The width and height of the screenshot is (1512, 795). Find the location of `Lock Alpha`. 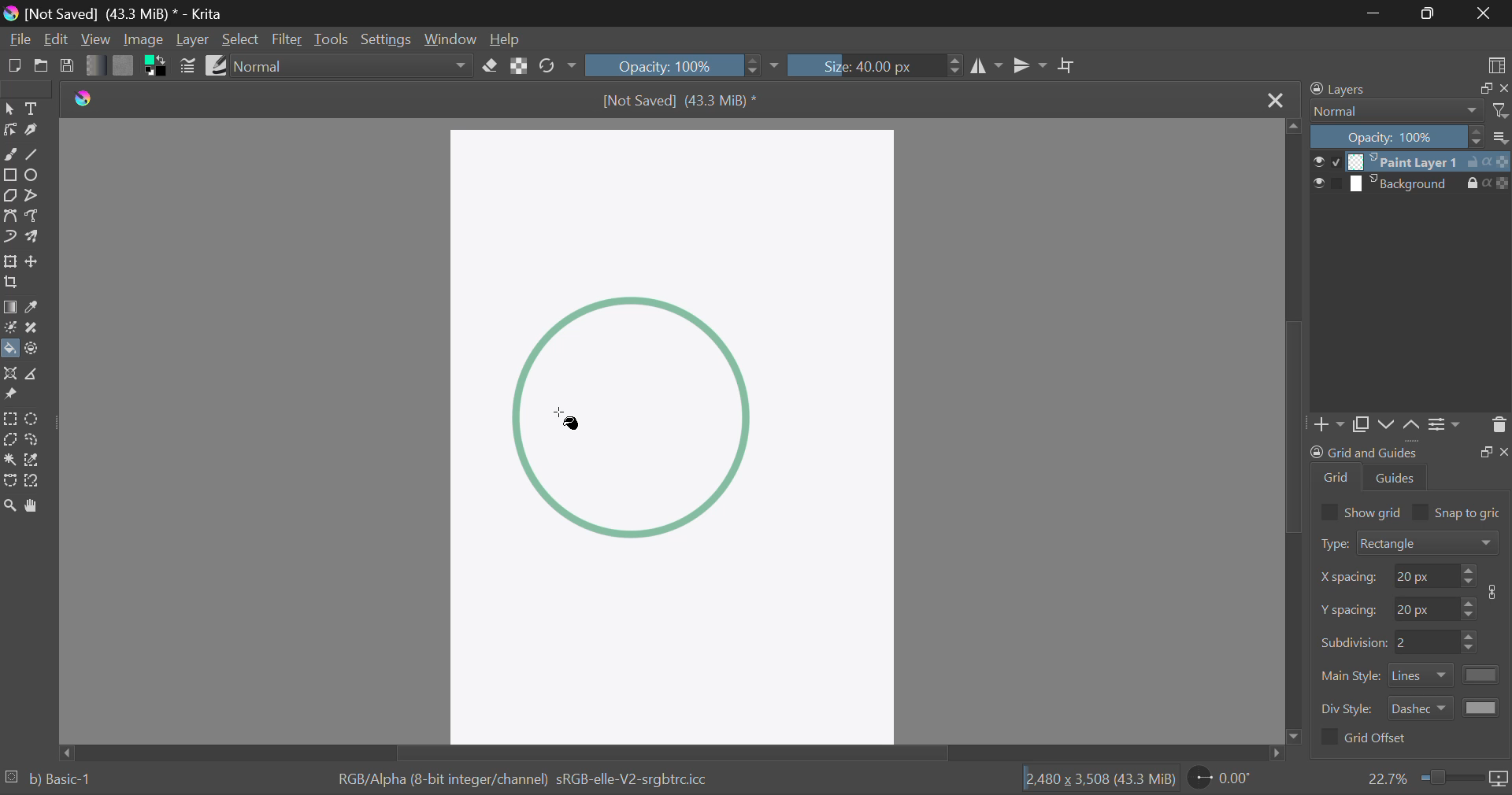

Lock Alpha is located at coordinates (520, 68).